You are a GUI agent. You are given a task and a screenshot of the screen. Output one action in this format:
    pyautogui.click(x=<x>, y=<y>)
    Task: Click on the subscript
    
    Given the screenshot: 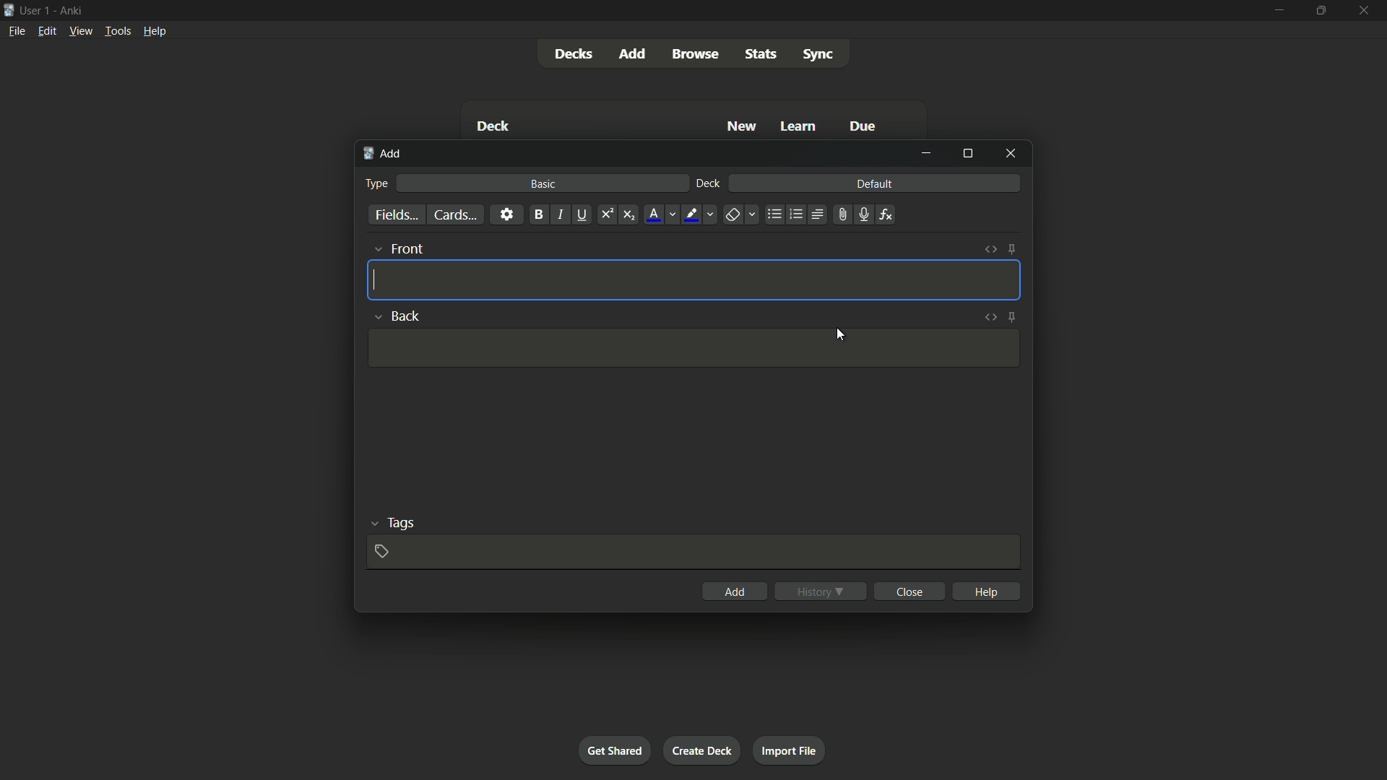 What is the action you would take?
    pyautogui.click(x=628, y=214)
    